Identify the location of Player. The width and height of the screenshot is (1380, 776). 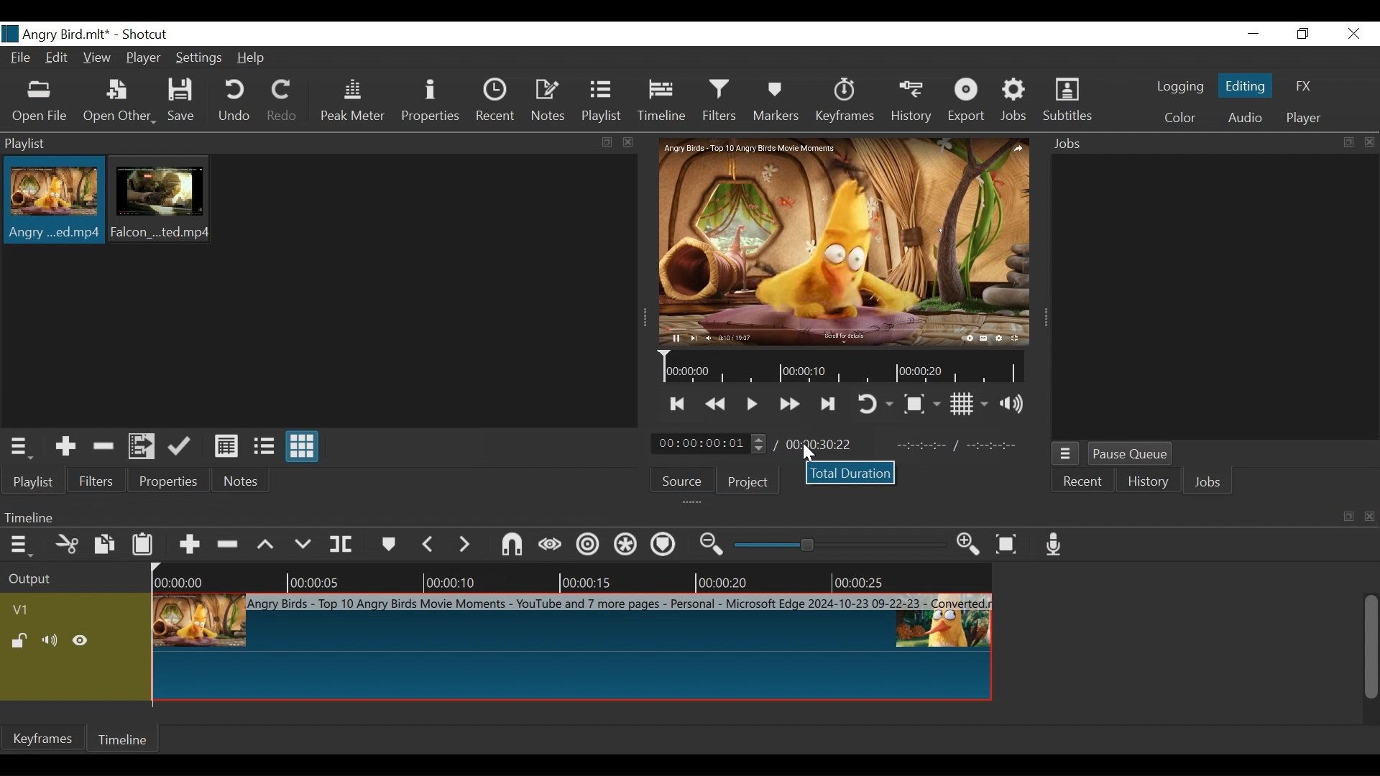
(144, 57).